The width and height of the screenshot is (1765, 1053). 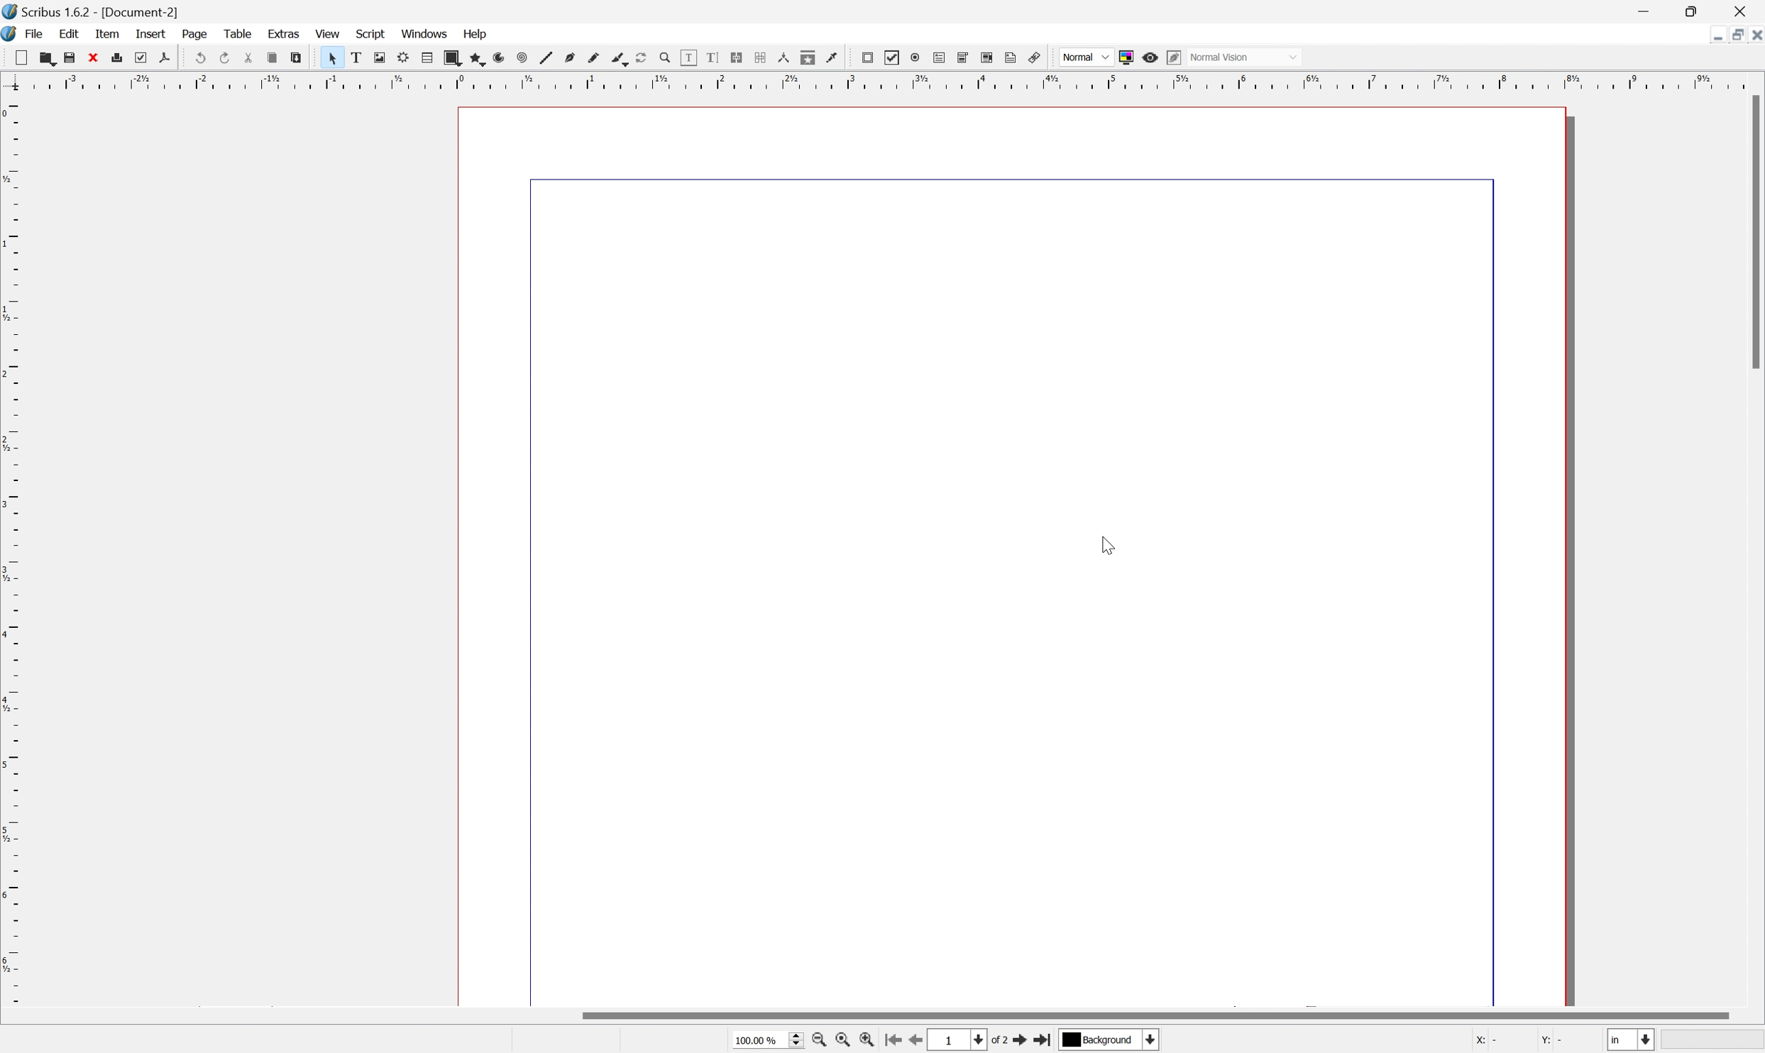 I want to click on Scribus 1.6.2 - [Document-1], so click(x=96, y=11).